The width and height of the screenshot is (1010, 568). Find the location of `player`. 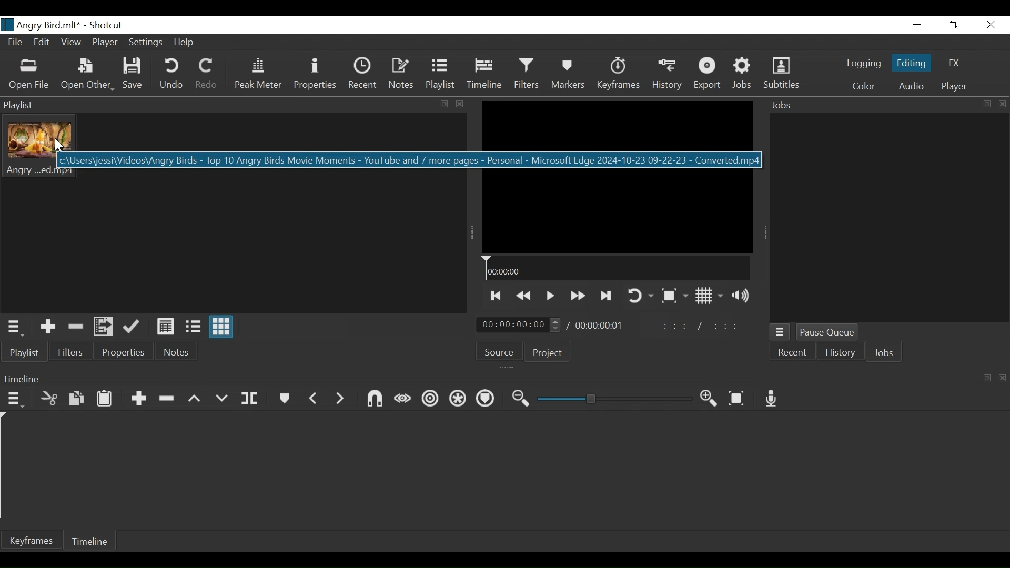

player is located at coordinates (954, 86).